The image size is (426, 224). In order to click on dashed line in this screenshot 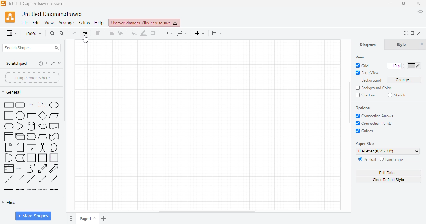, I will do `click(9, 179)`.